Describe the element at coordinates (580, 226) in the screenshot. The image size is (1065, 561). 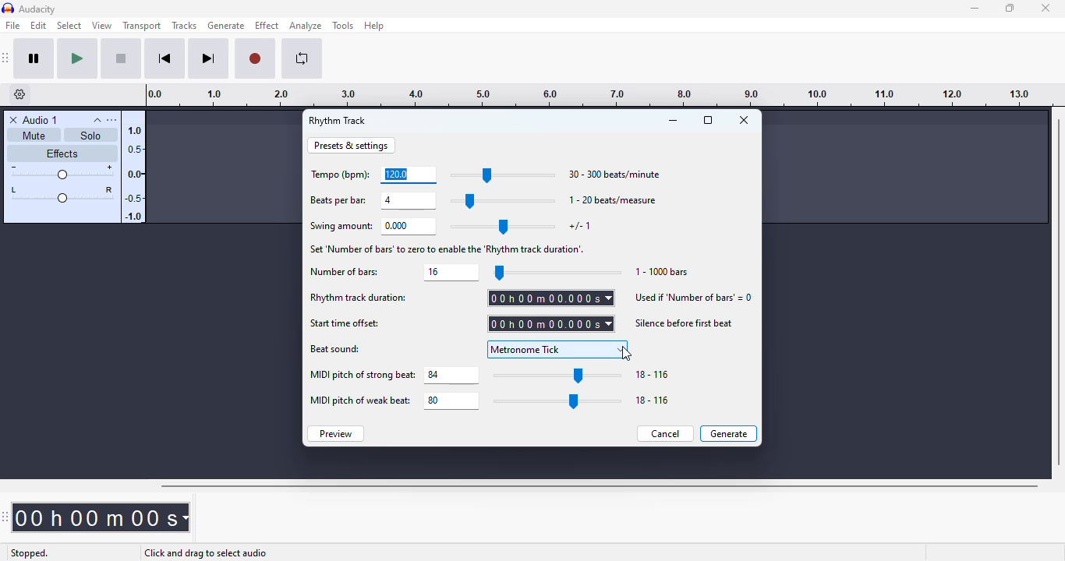
I see `+/- 1` at that location.